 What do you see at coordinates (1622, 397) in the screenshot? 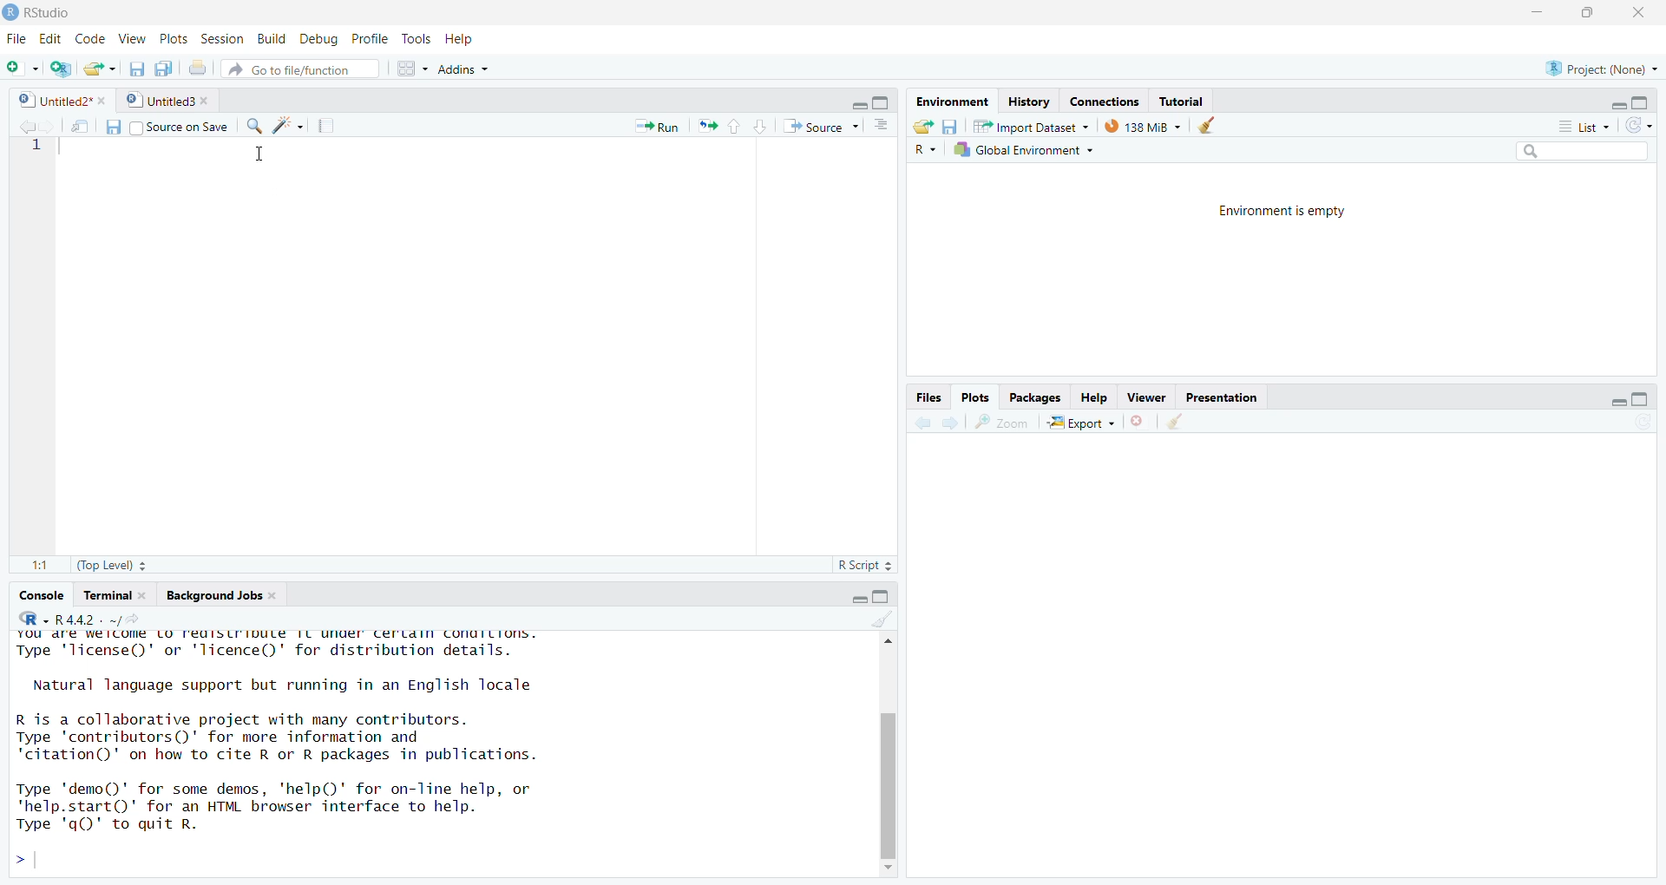
I see `maximize/minimize` at bounding box center [1622, 397].